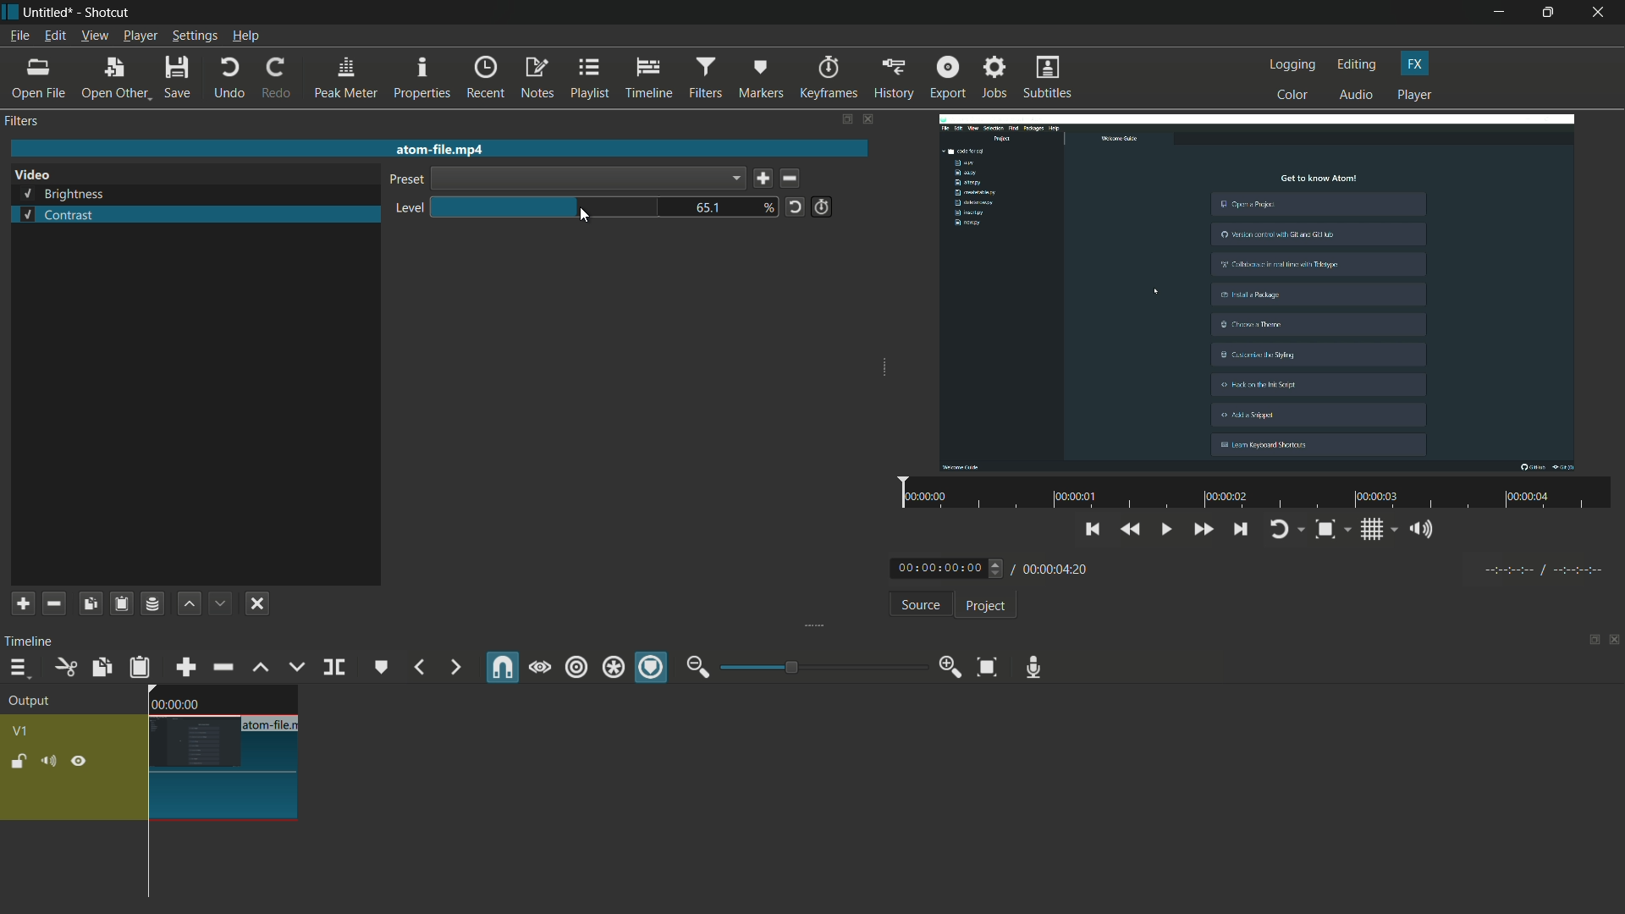 Image resolution: width=1625 pixels, height=914 pixels. What do you see at coordinates (591, 78) in the screenshot?
I see `playlist` at bounding box center [591, 78].